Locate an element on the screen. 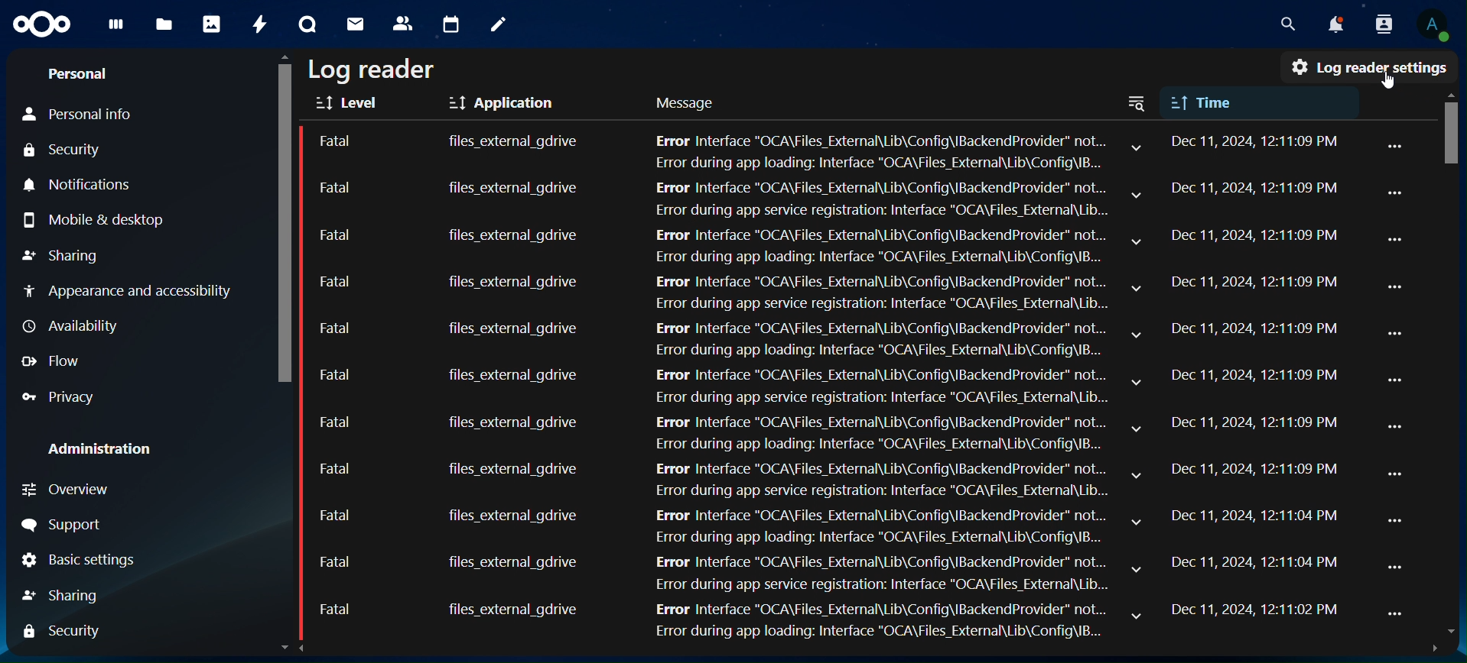 The width and height of the screenshot is (1467, 663). ... is located at coordinates (1398, 426).